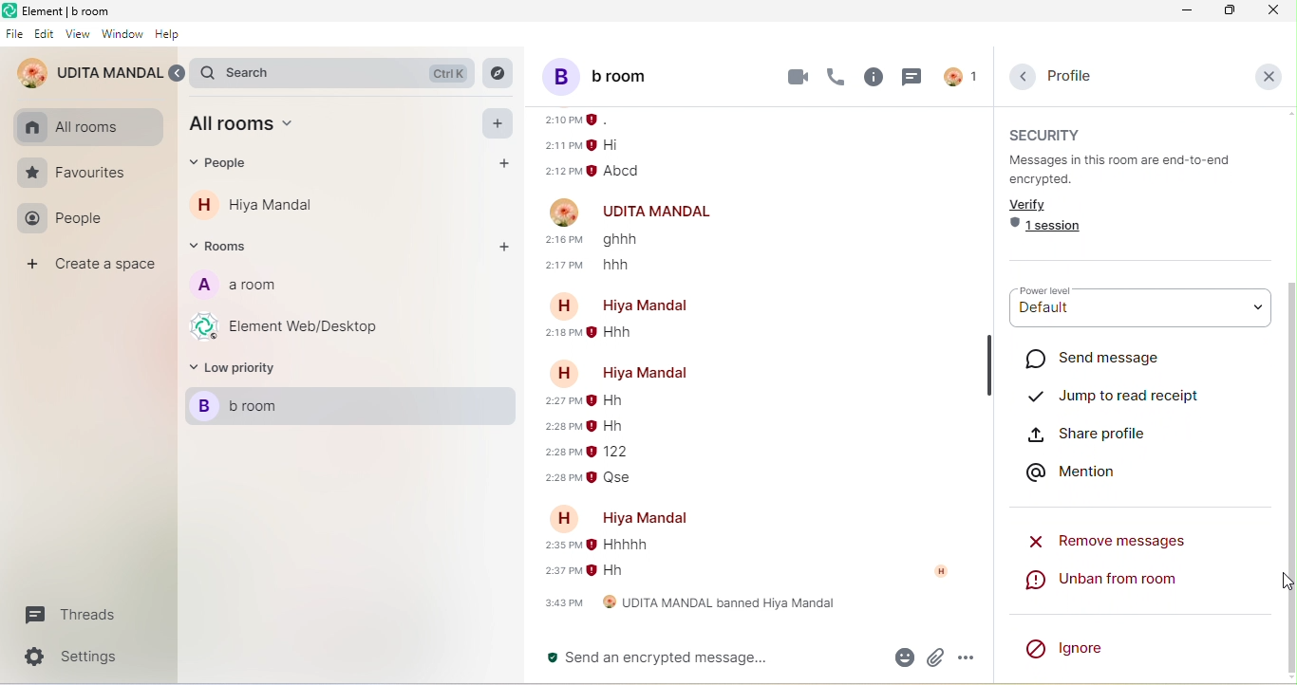 Image resolution: width=1297 pixels, height=685 pixels. I want to click on element web/desktop, so click(291, 325).